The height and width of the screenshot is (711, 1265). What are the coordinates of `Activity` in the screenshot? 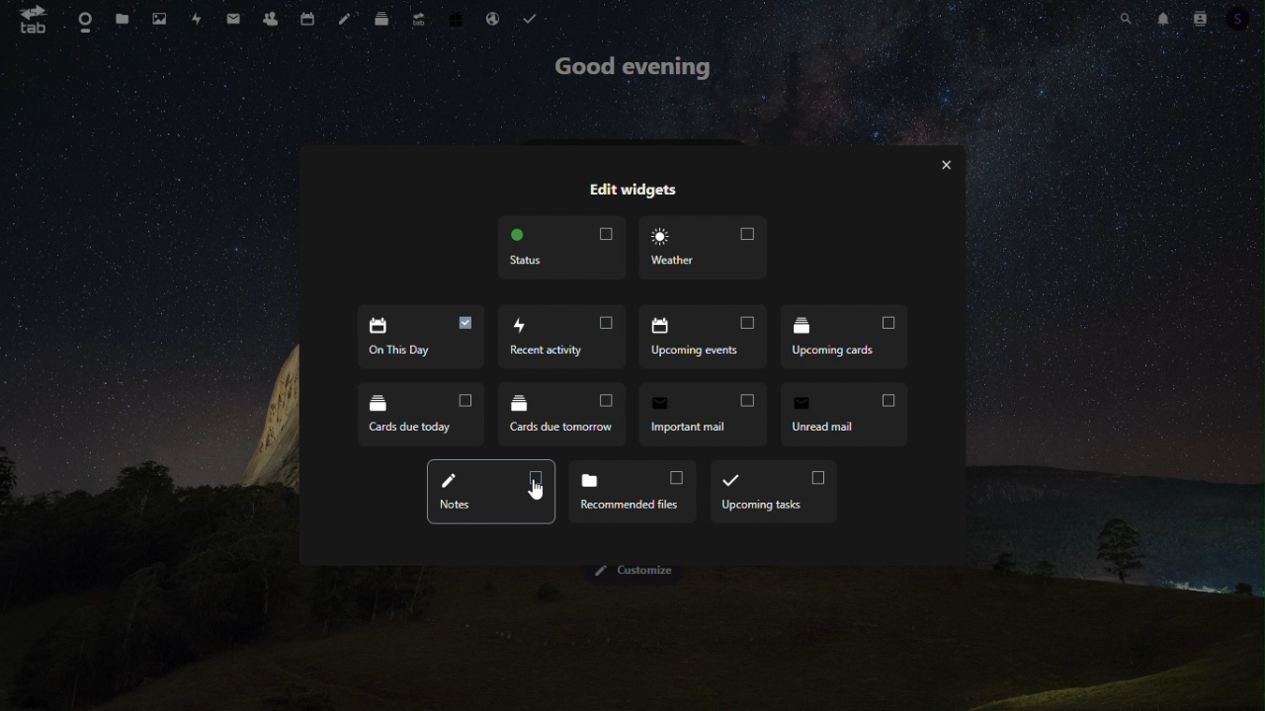 It's located at (199, 19).